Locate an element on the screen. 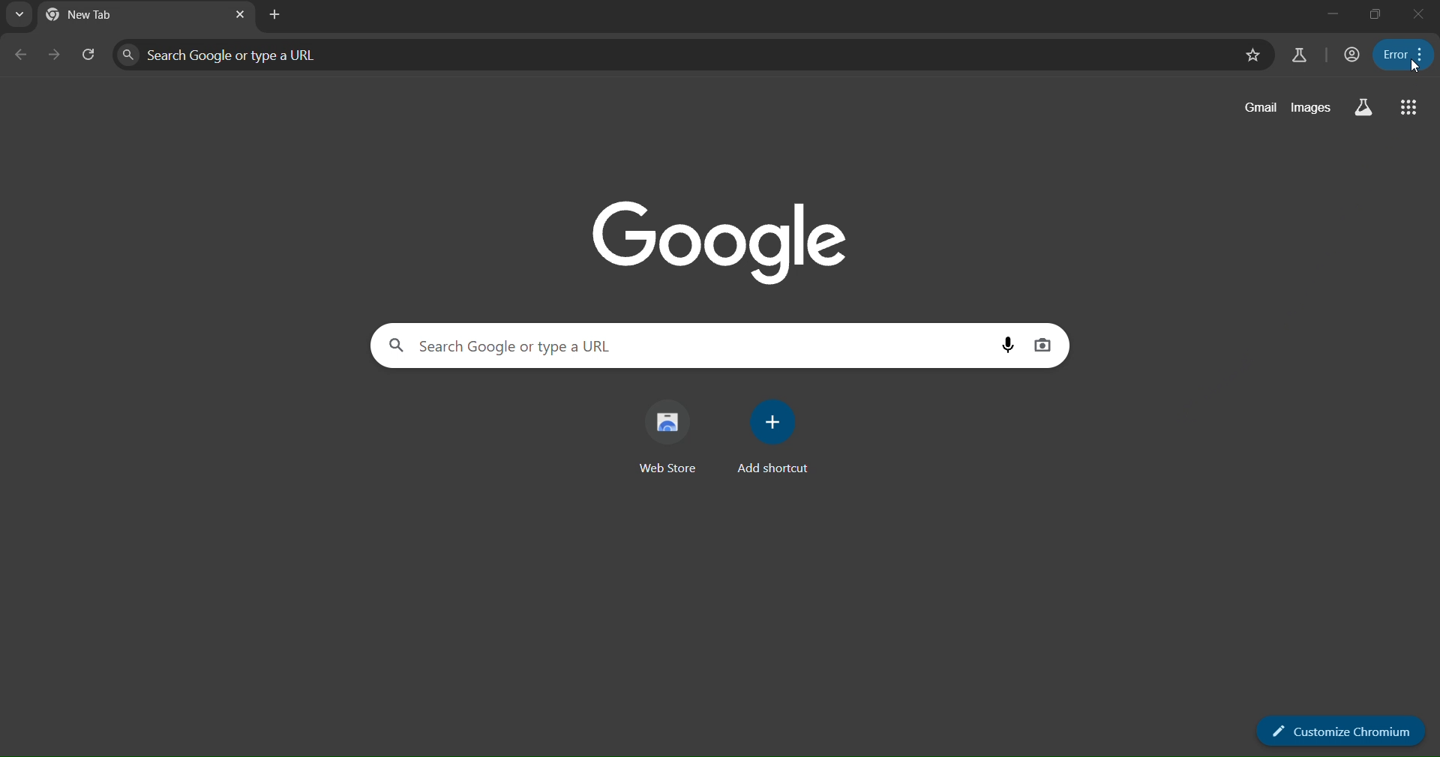 This screenshot has height=757, width=1440. close tab is located at coordinates (238, 16).